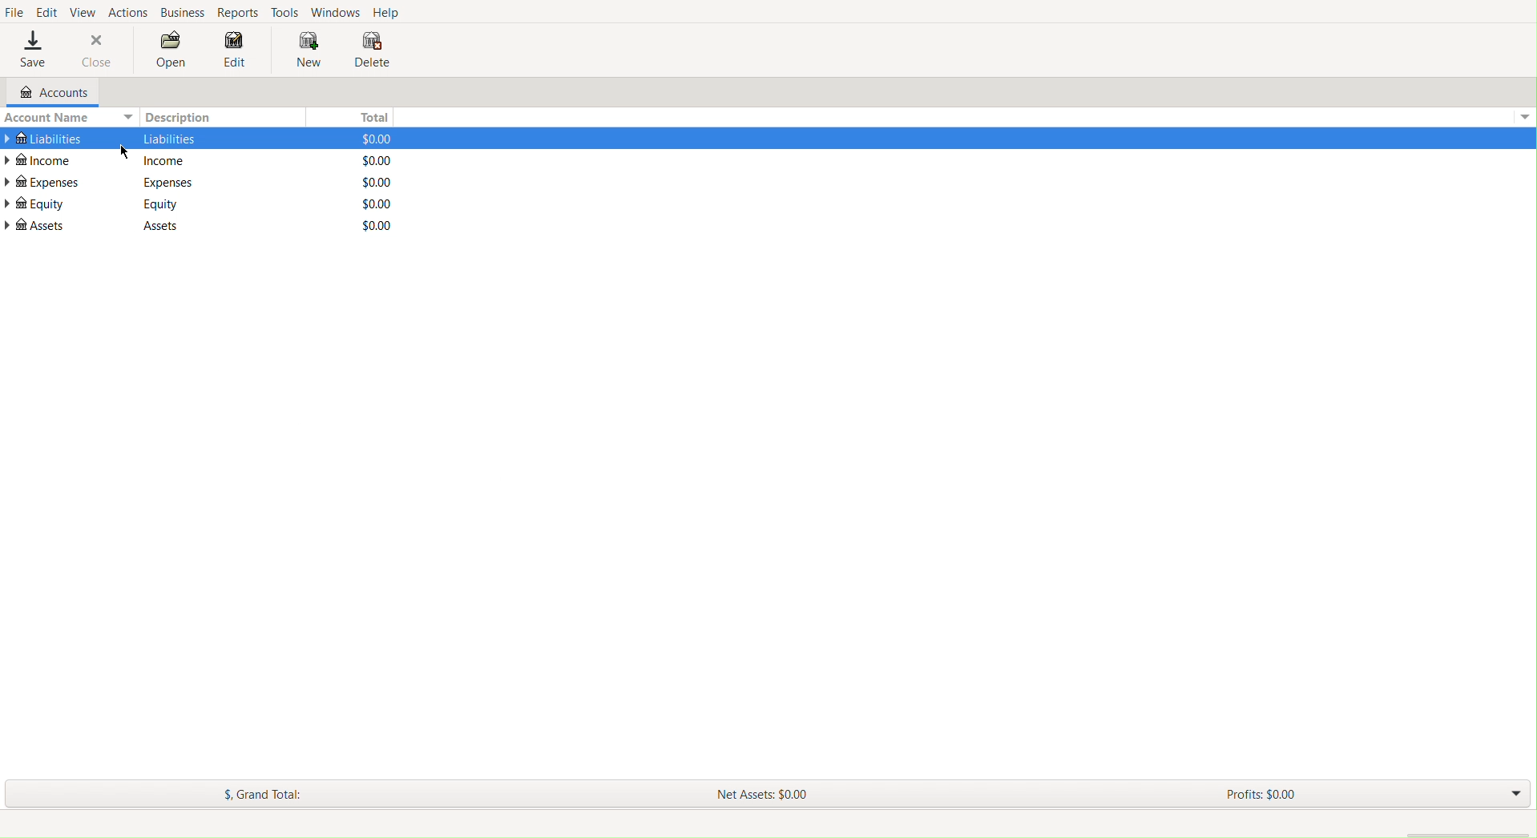 Image resolution: width=1537 pixels, height=838 pixels. I want to click on Account Name, so click(67, 117).